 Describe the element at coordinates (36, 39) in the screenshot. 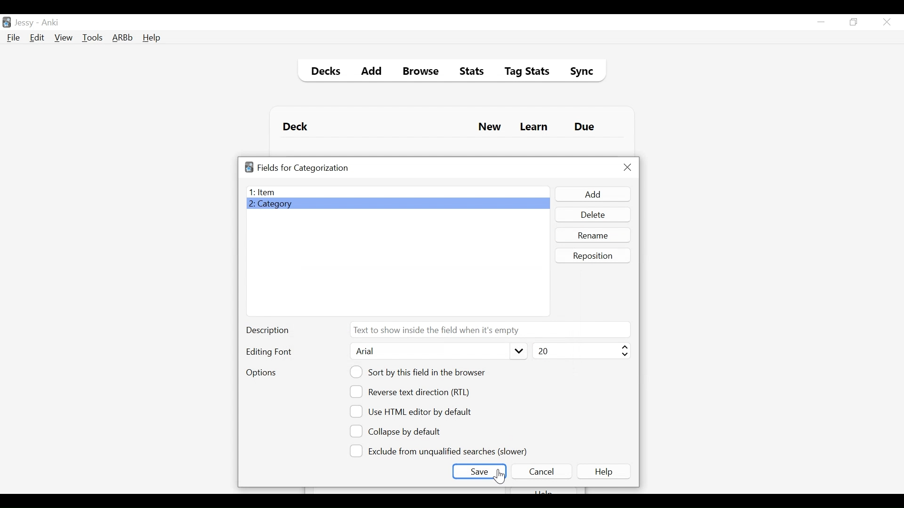

I see `Edit` at that location.